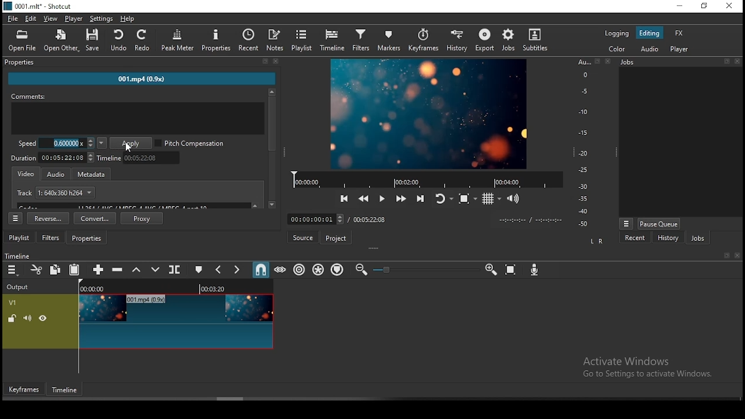 The image size is (745, 419). Describe the element at coordinates (149, 80) in the screenshot. I see `001.mp4 (0.9x)` at that location.